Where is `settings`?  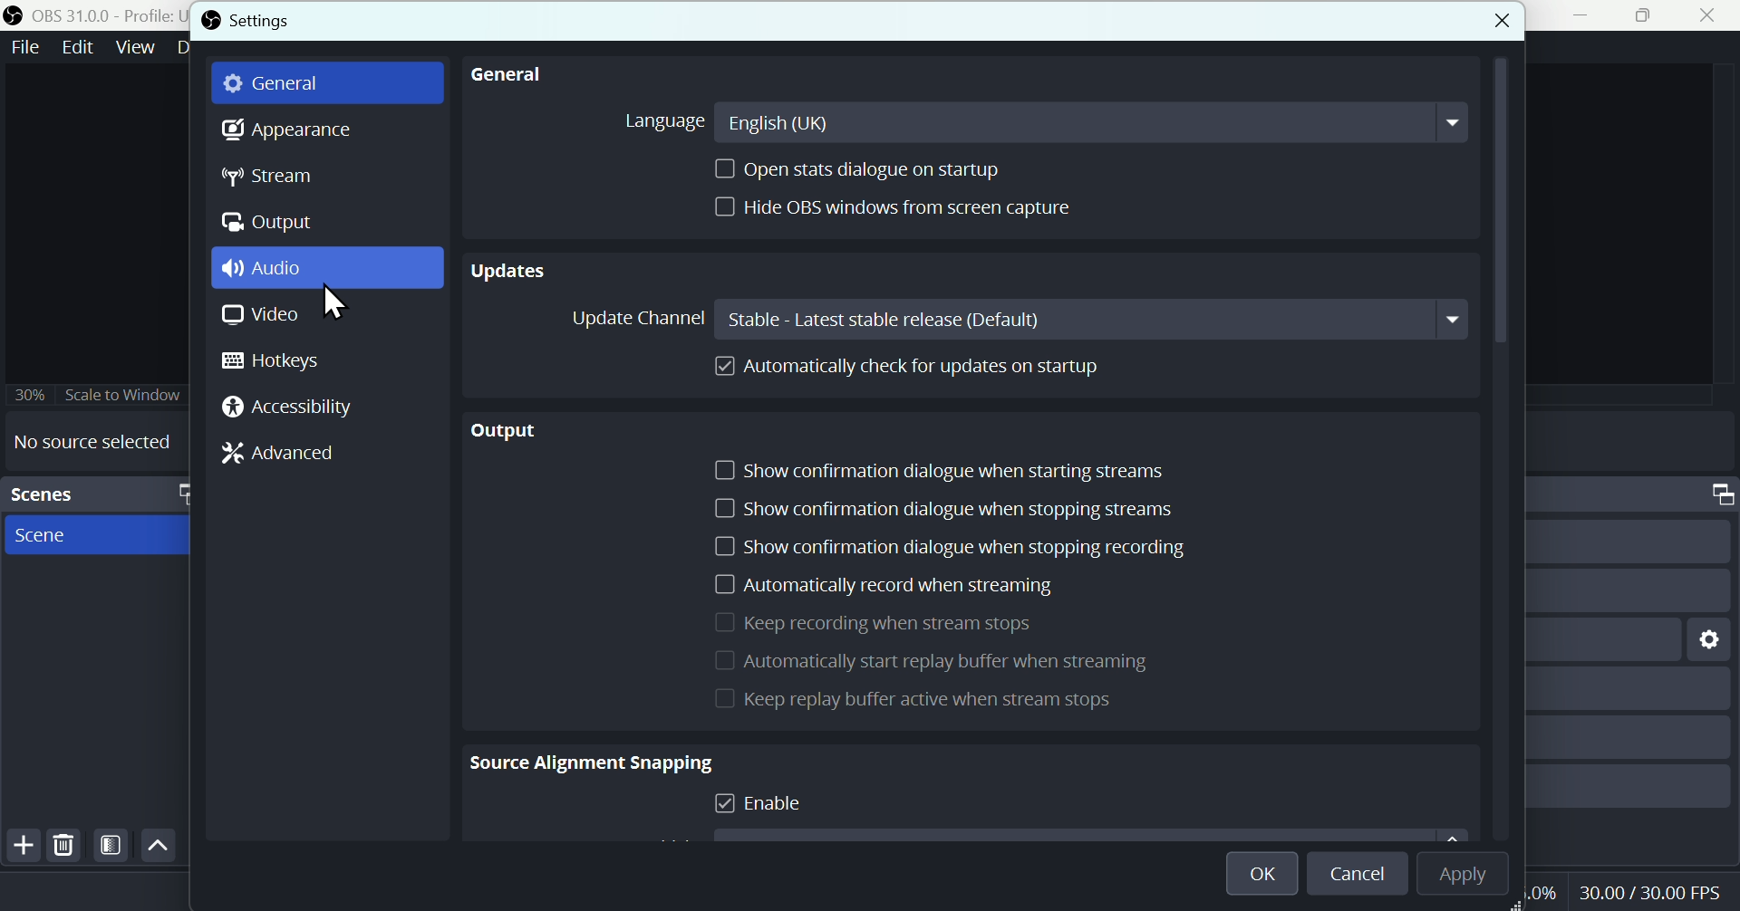 settings is located at coordinates (245, 24).